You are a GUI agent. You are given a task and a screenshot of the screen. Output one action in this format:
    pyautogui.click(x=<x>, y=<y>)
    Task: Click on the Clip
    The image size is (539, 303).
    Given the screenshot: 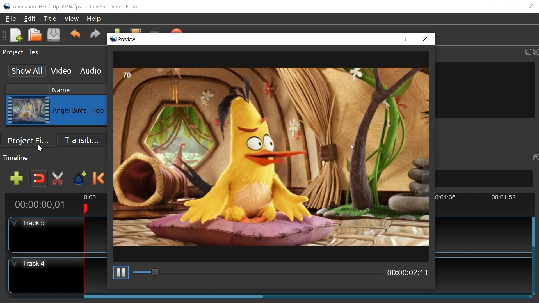 What is the action you would take?
    pyautogui.click(x=28, y=110)
    